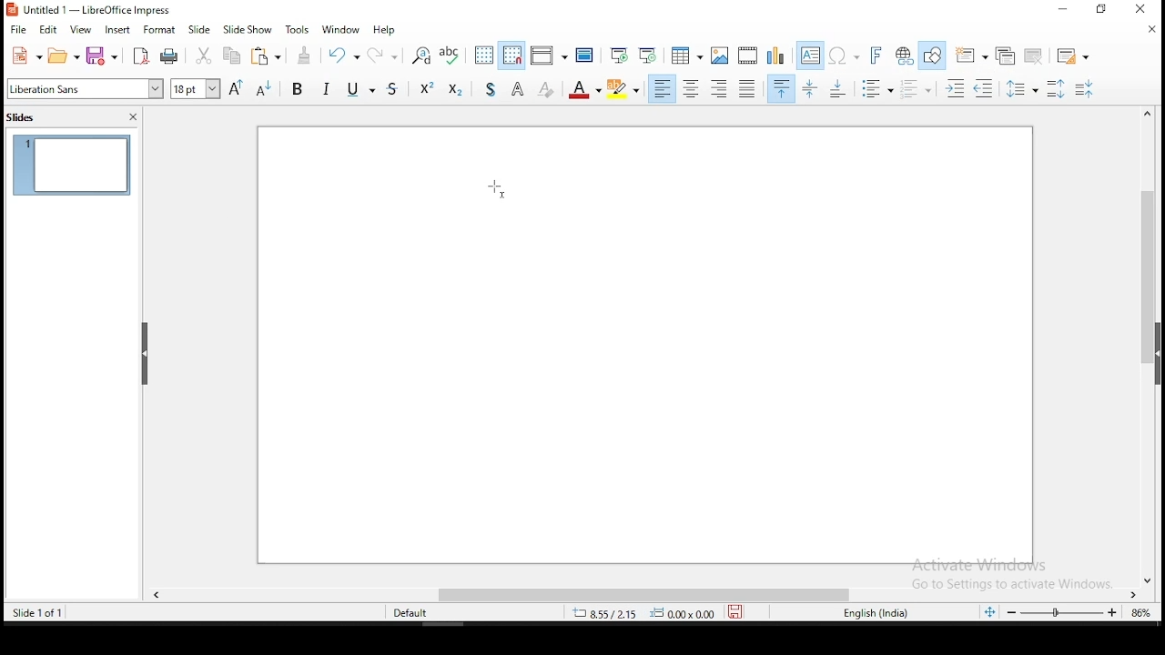 This screenshot has width=1165, height=655. What do you see at coordinates (1074, 55) in the screenshot?
I see ` slide layout` at bounding box center [1074, 55].